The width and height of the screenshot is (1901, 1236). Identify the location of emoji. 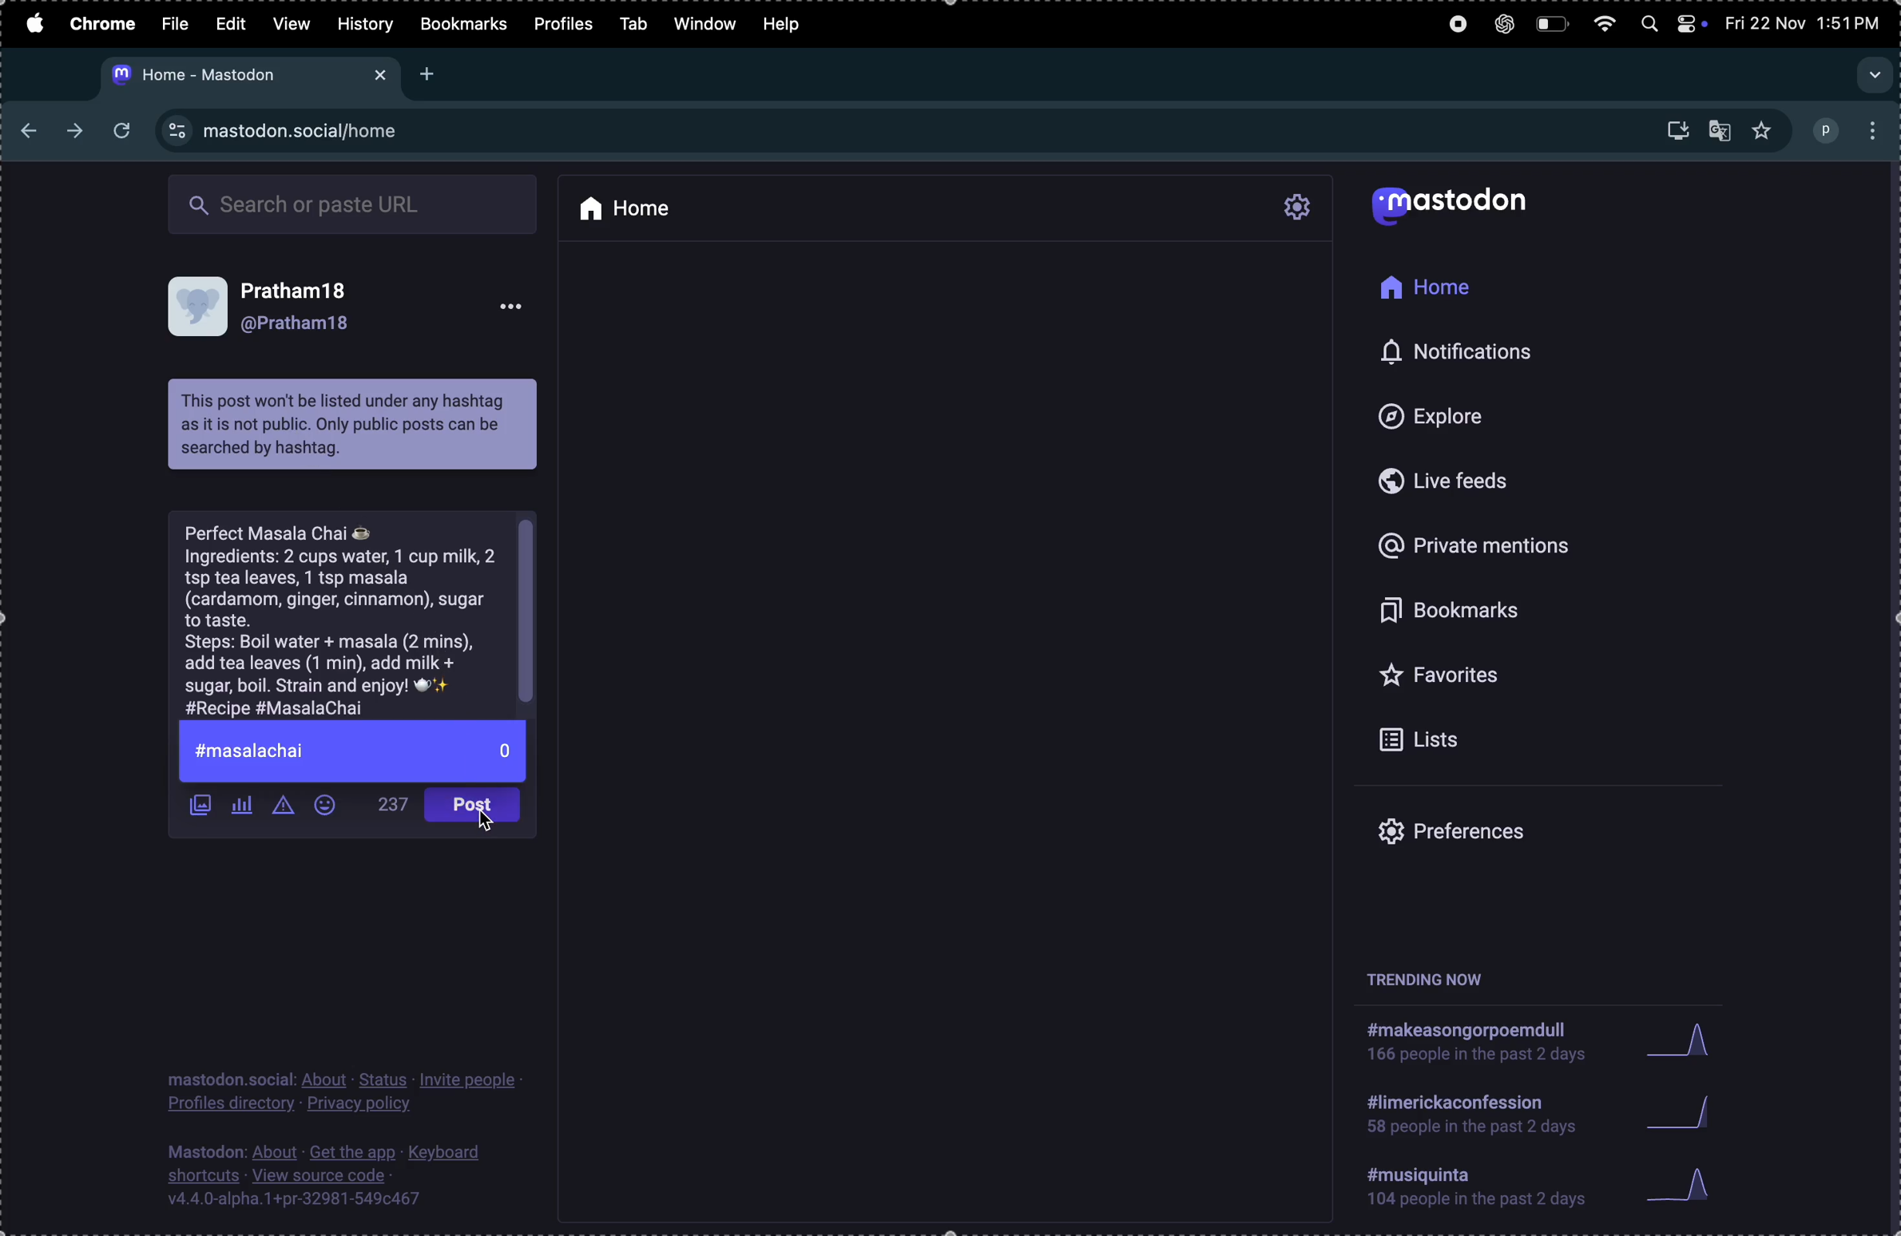
(331, 809).